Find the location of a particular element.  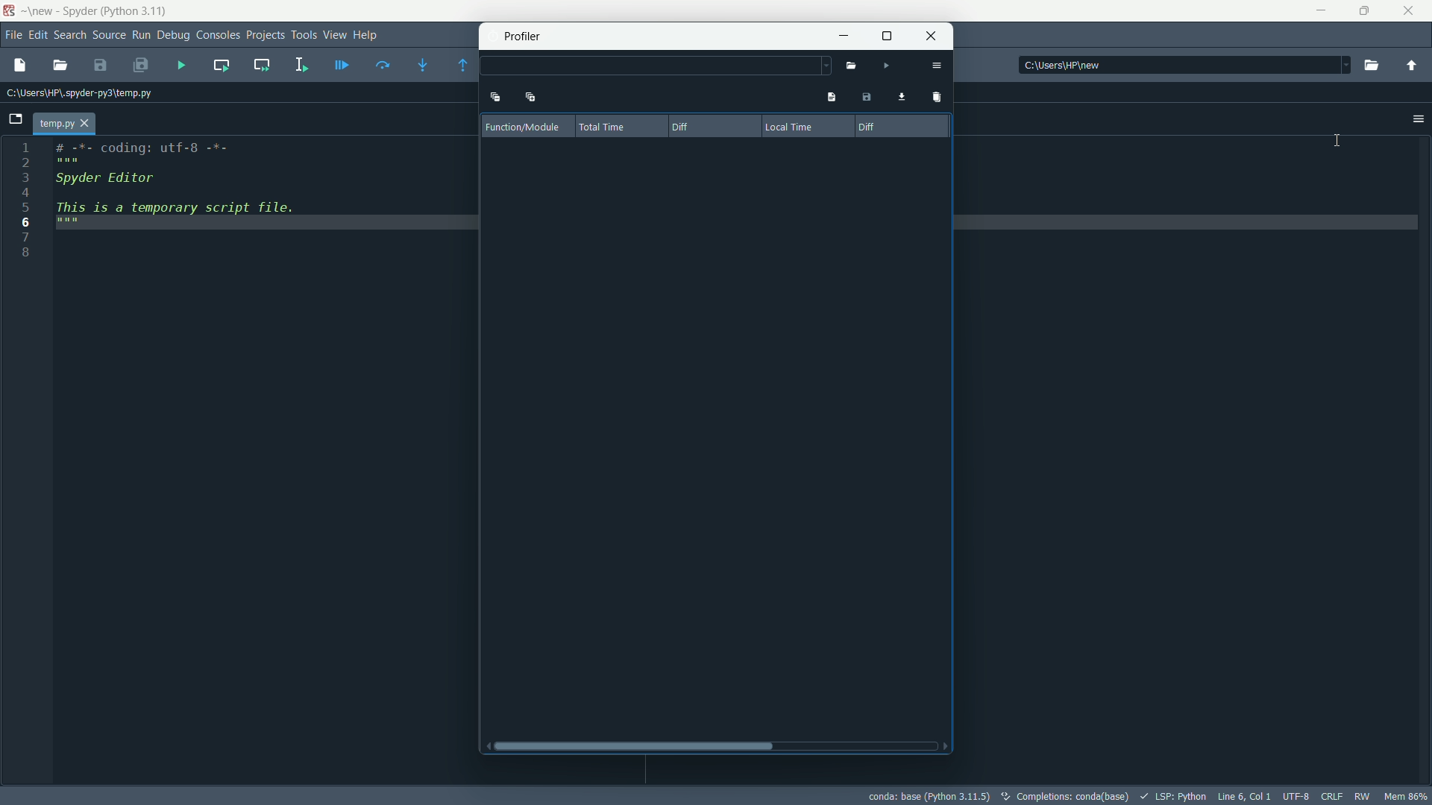

2 is located at coordinates (26, 162).